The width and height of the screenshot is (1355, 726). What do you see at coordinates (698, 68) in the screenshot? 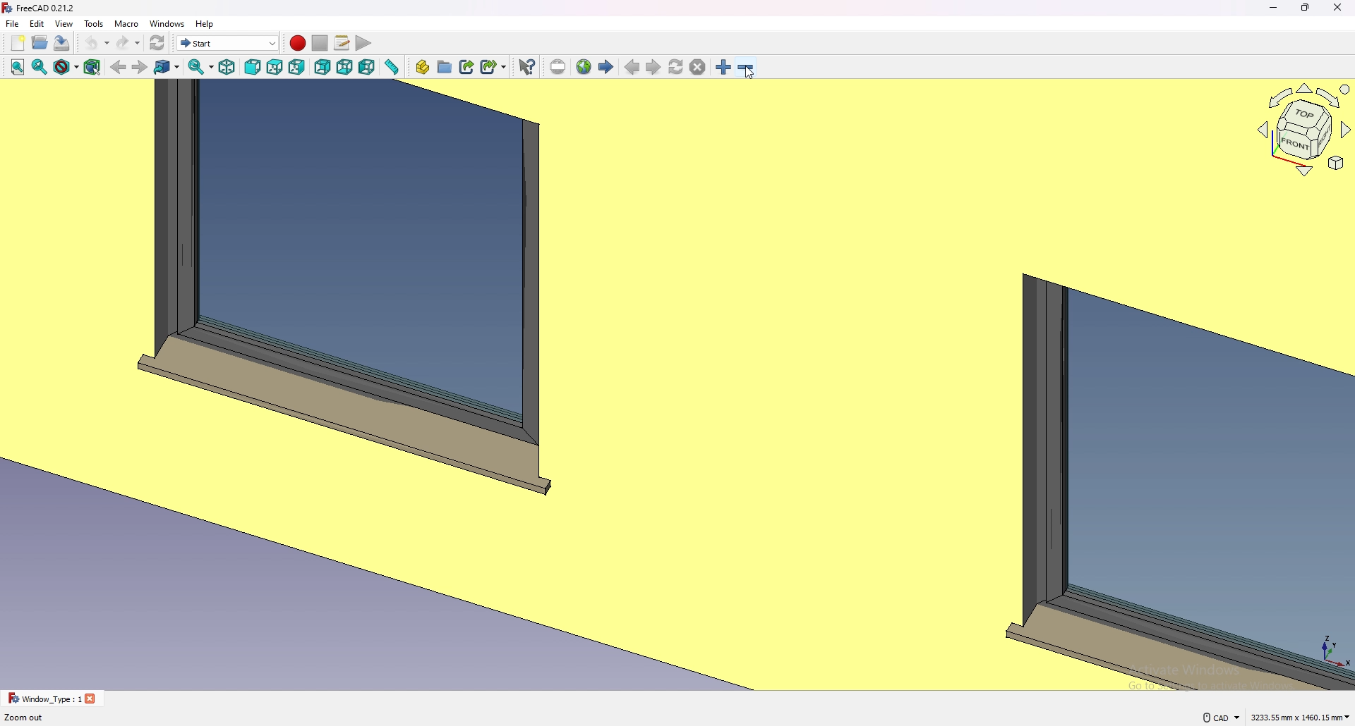
I see `stop loading` at bounding box center [698, 68].